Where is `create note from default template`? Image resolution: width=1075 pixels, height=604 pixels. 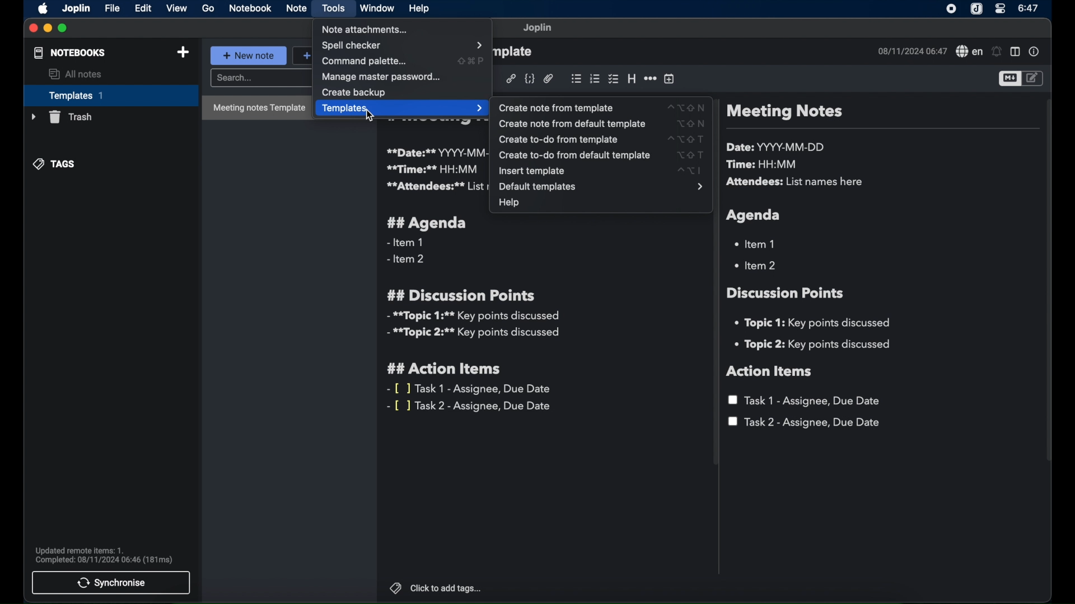 create note from default template is located at coordinates (602, 123).